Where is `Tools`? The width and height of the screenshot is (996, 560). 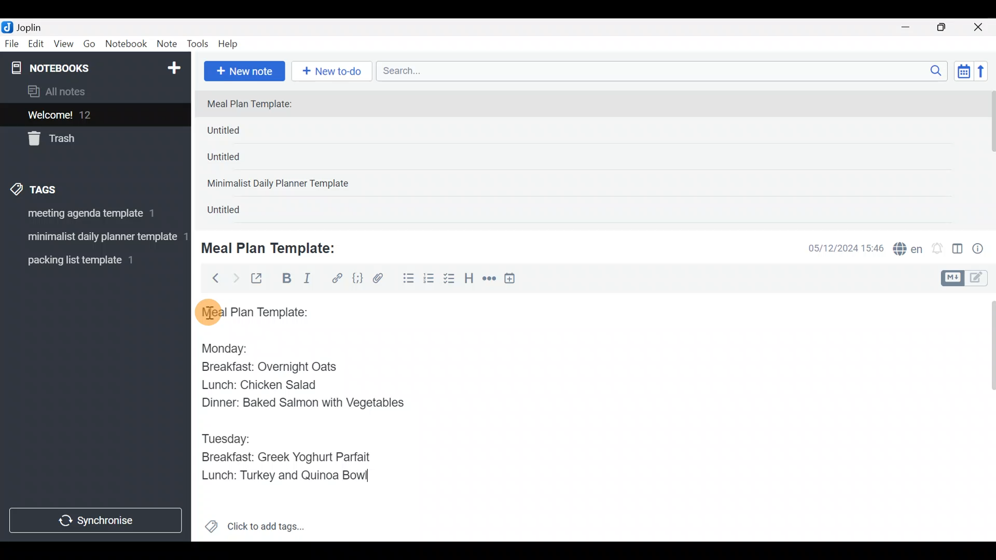
Tools is located at coordinates (198, 45).